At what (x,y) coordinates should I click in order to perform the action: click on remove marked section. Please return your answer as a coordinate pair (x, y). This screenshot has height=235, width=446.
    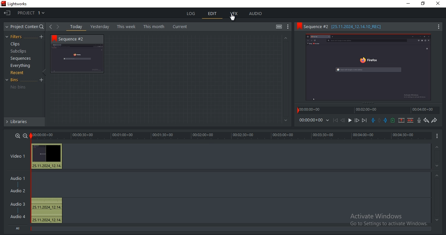
    Looking at the image, I should click on (401, 120).